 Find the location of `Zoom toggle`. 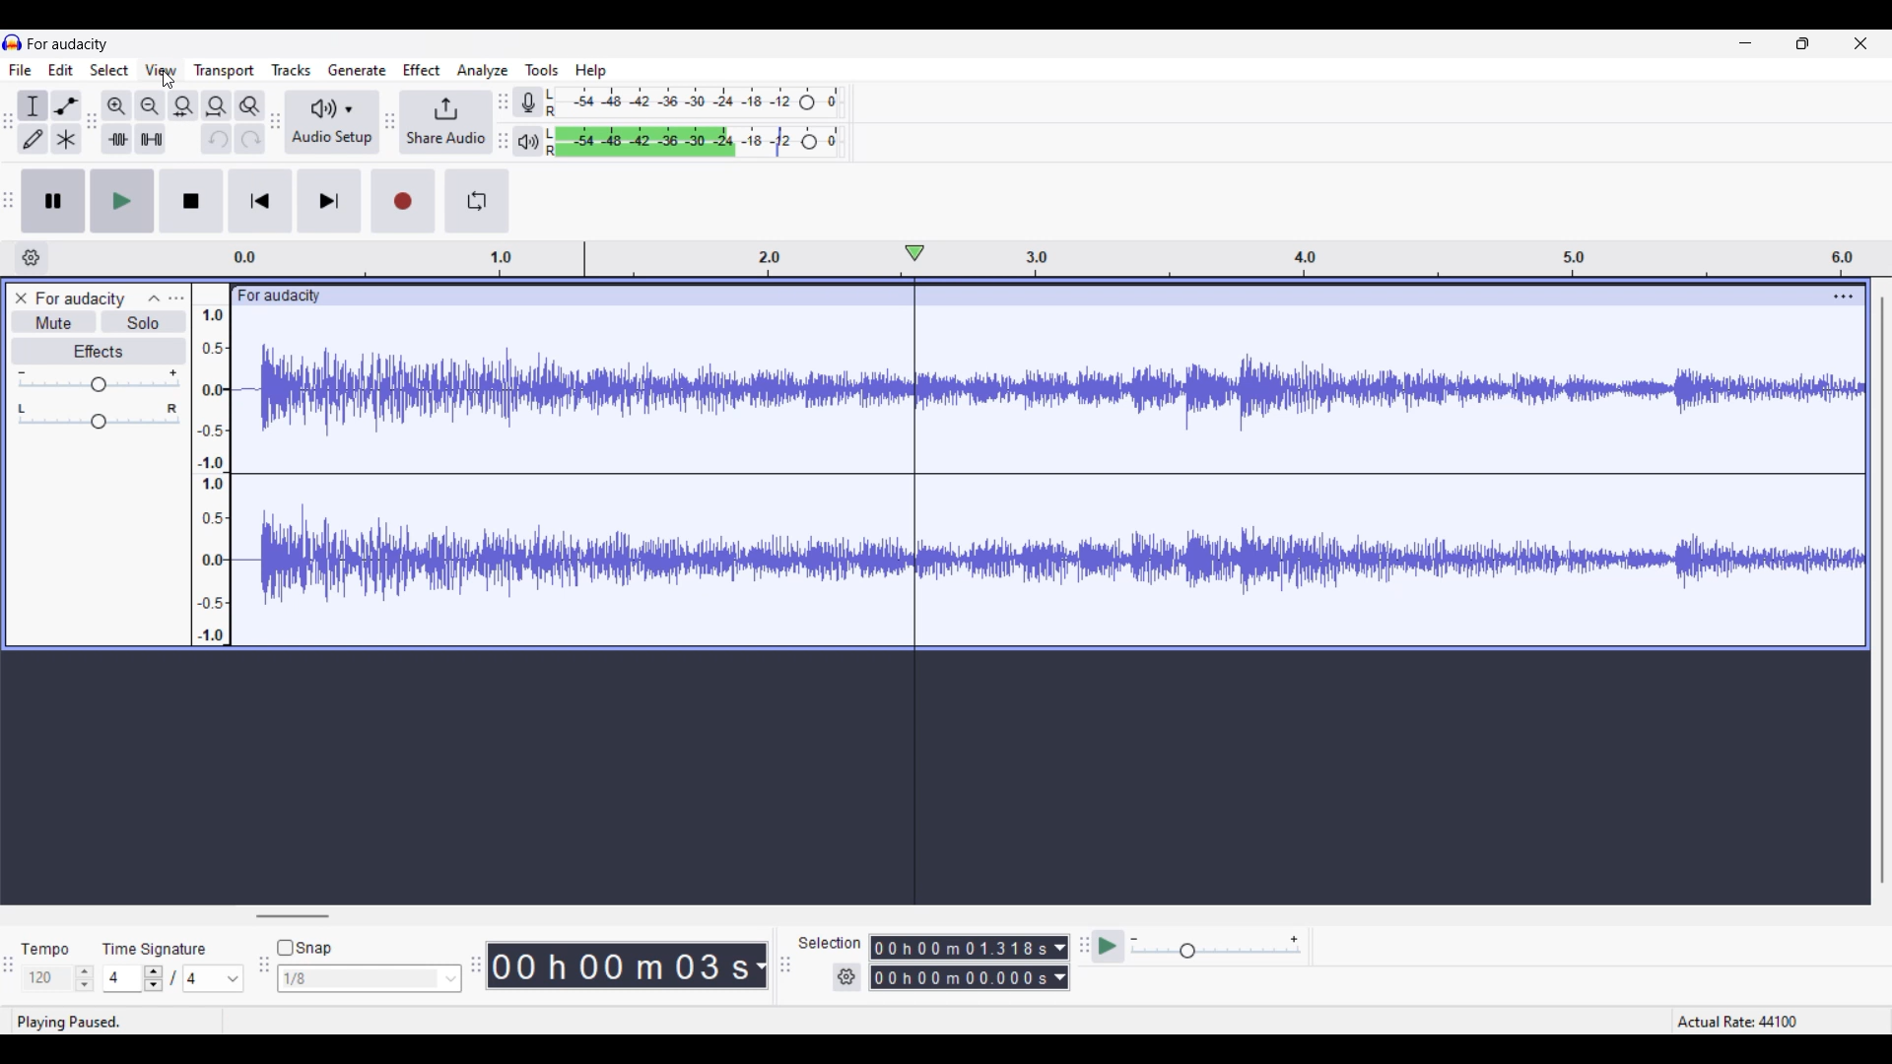

Zoom toggle is located at coordinates (250, 106).